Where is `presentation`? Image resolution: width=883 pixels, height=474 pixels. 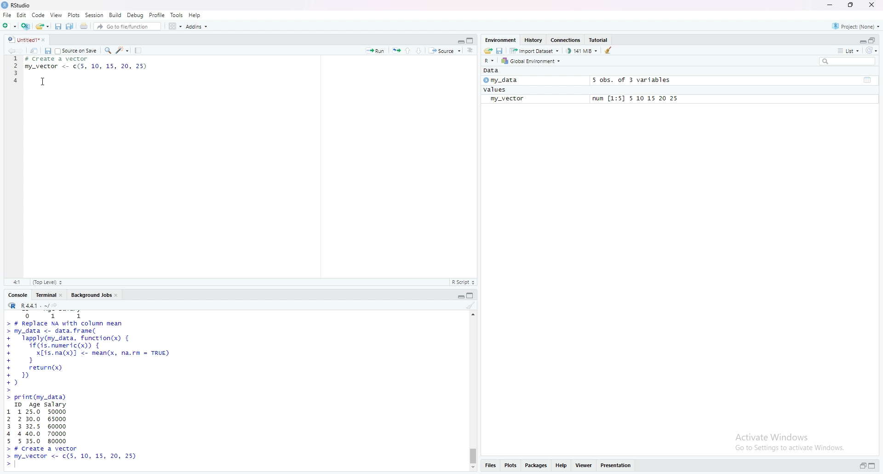 presentation is located at coordinates (617, 465).